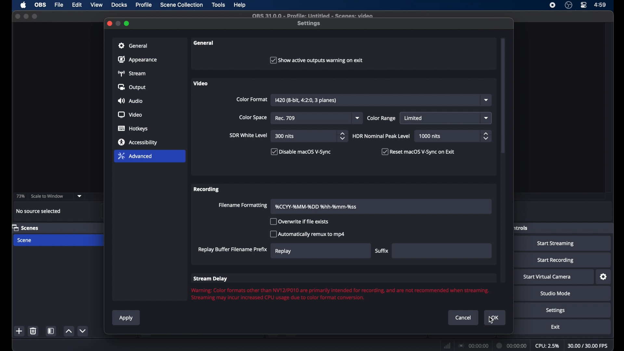  Describe the element at coordinates (357, 118) in the screenshot. I see `dropdown` at that location.